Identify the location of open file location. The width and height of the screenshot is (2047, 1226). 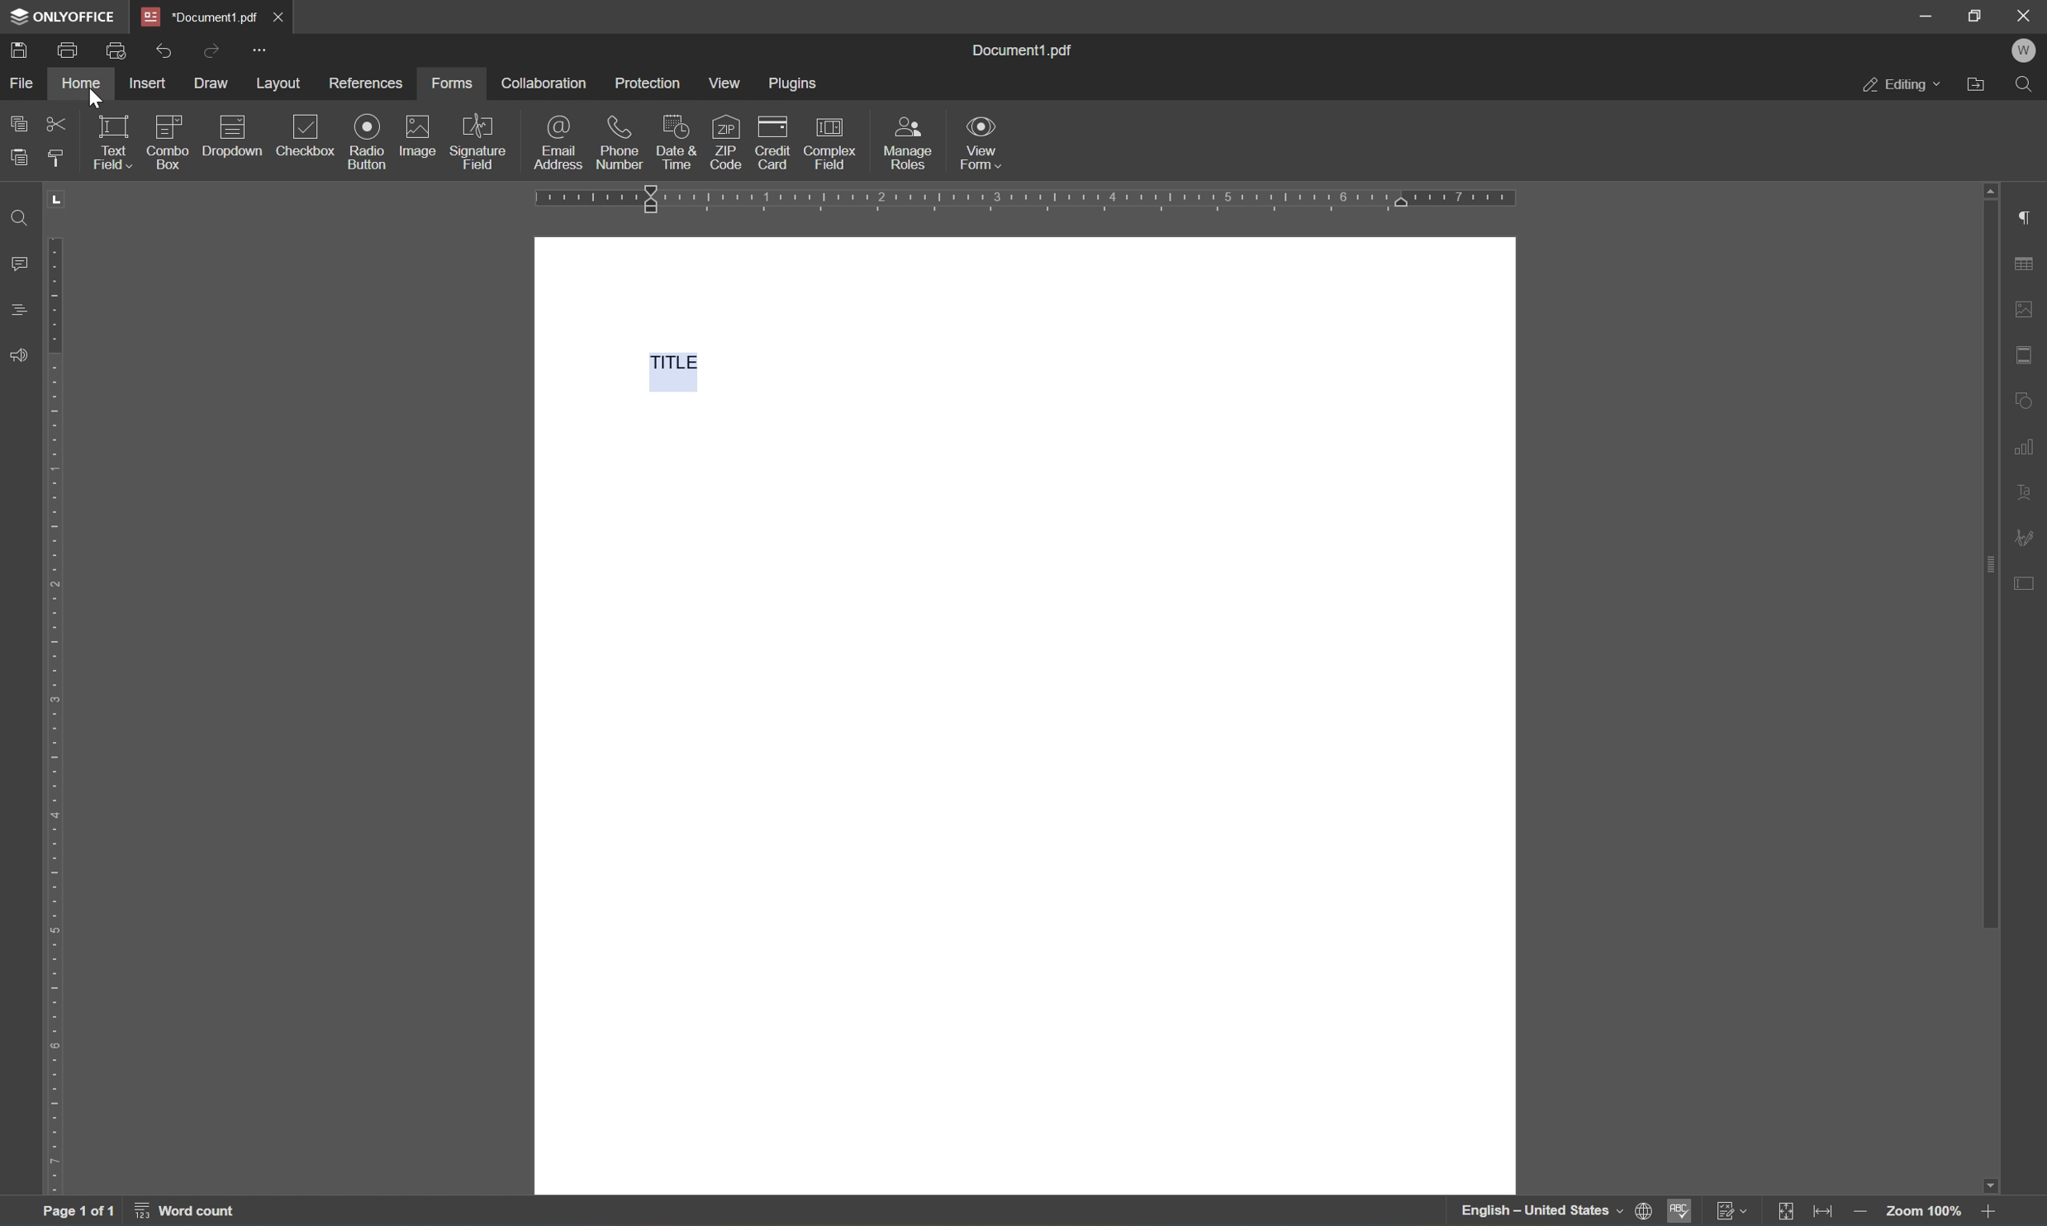
(1975, 85).